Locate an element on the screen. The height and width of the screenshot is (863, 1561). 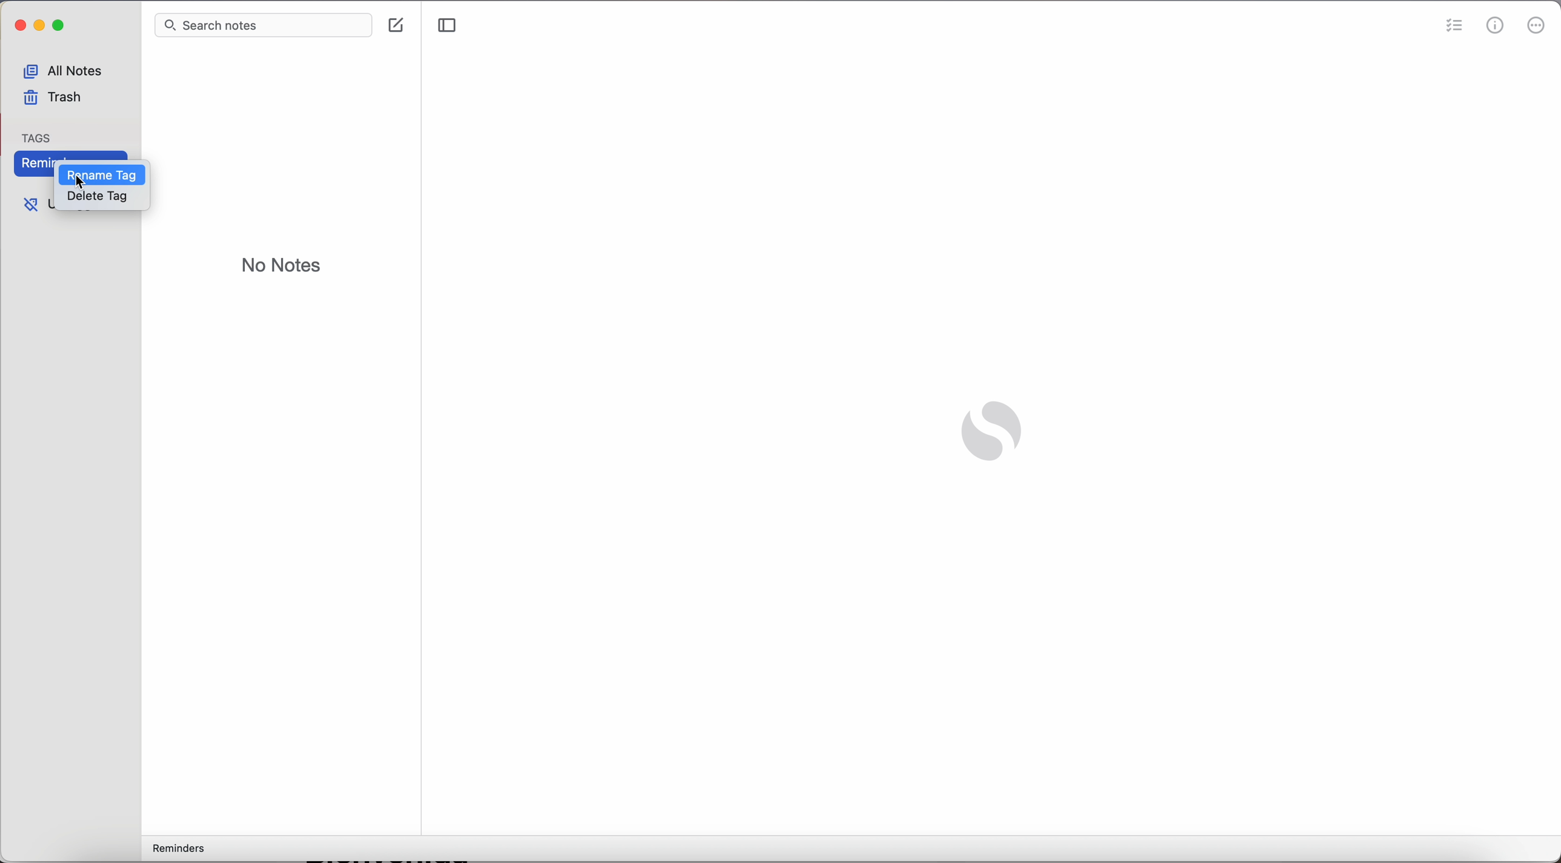
no notes is located at coordinates (282, 267).